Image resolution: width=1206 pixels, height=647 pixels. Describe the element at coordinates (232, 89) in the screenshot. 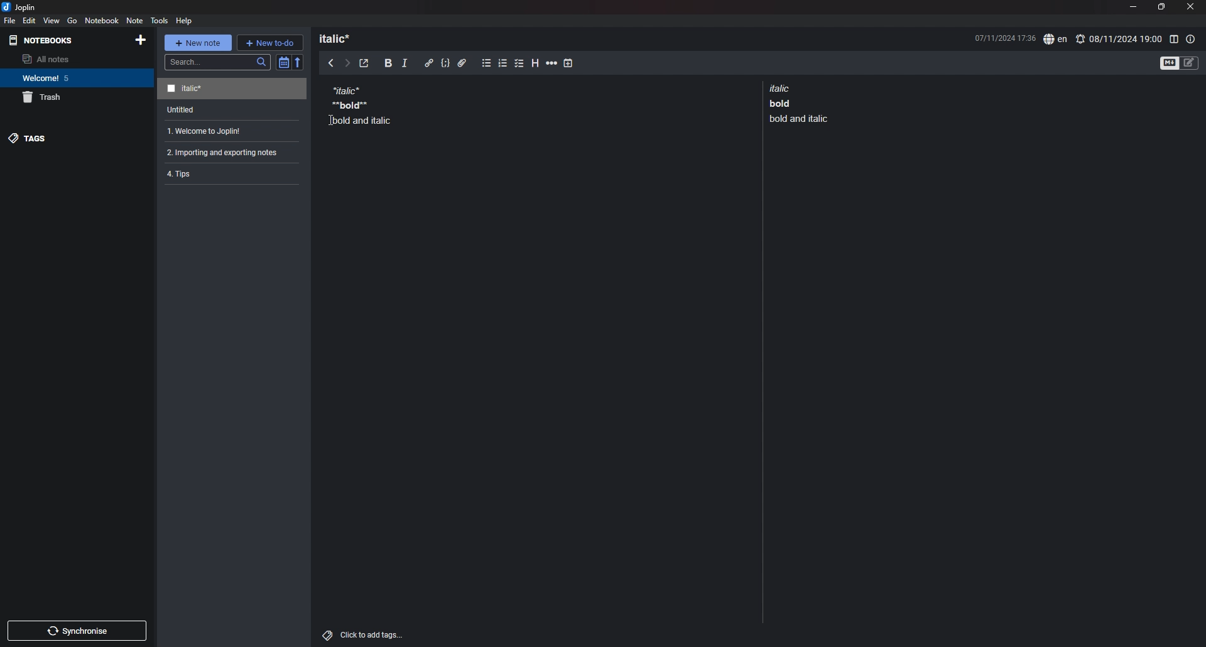

I see `note` at that location.